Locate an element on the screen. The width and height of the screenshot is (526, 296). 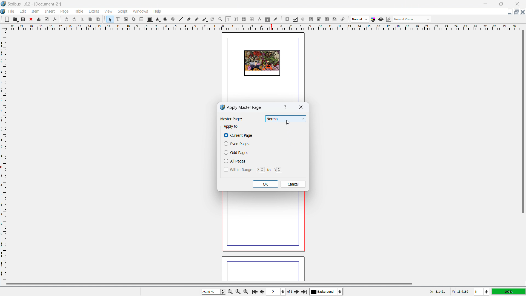
pdf text field is located at coordinates (311, 19).